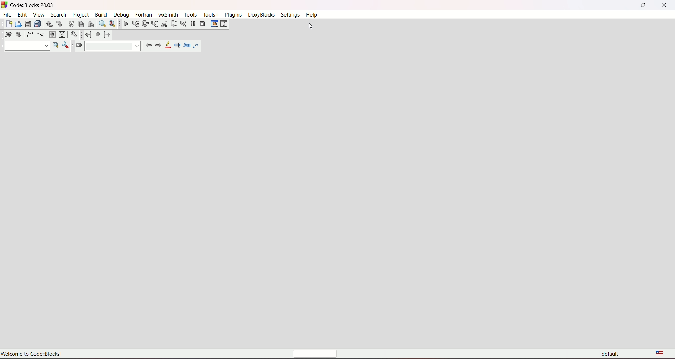 The image size is (675, 359). Describe the element at coordinates (184, 24) in the screenshot. I see `step into instruction` at that location.